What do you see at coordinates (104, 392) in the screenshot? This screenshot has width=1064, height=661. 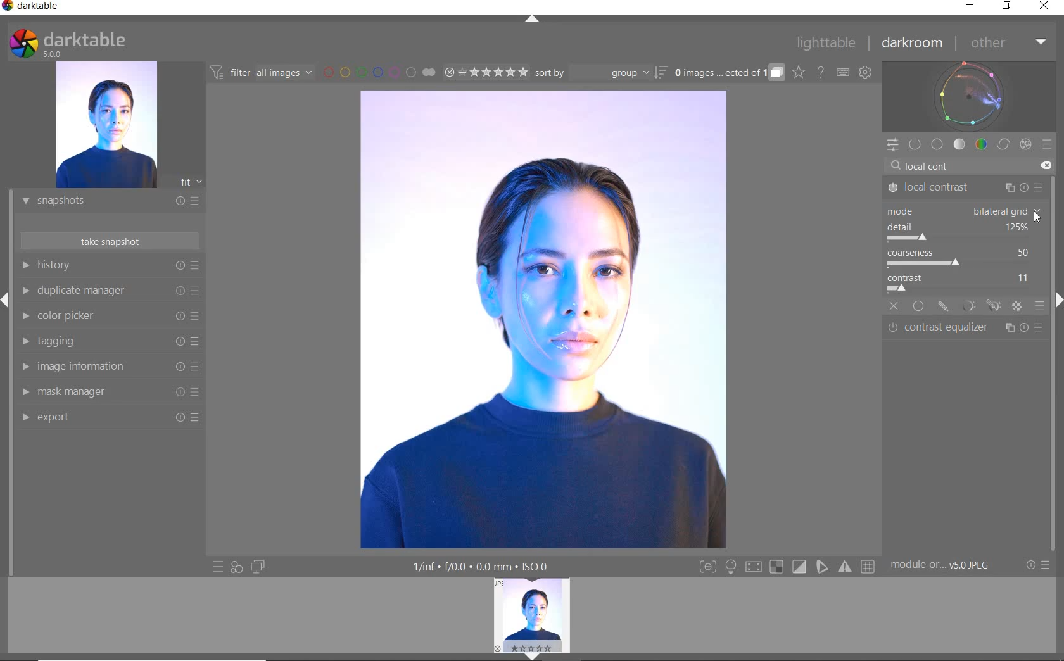 I see `MASK MANAGER` at bounding box center [104, 392].